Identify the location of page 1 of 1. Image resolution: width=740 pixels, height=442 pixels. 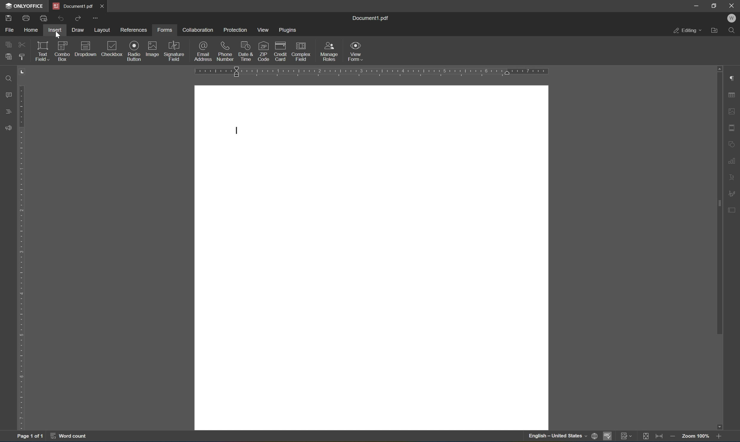
(31, 435).